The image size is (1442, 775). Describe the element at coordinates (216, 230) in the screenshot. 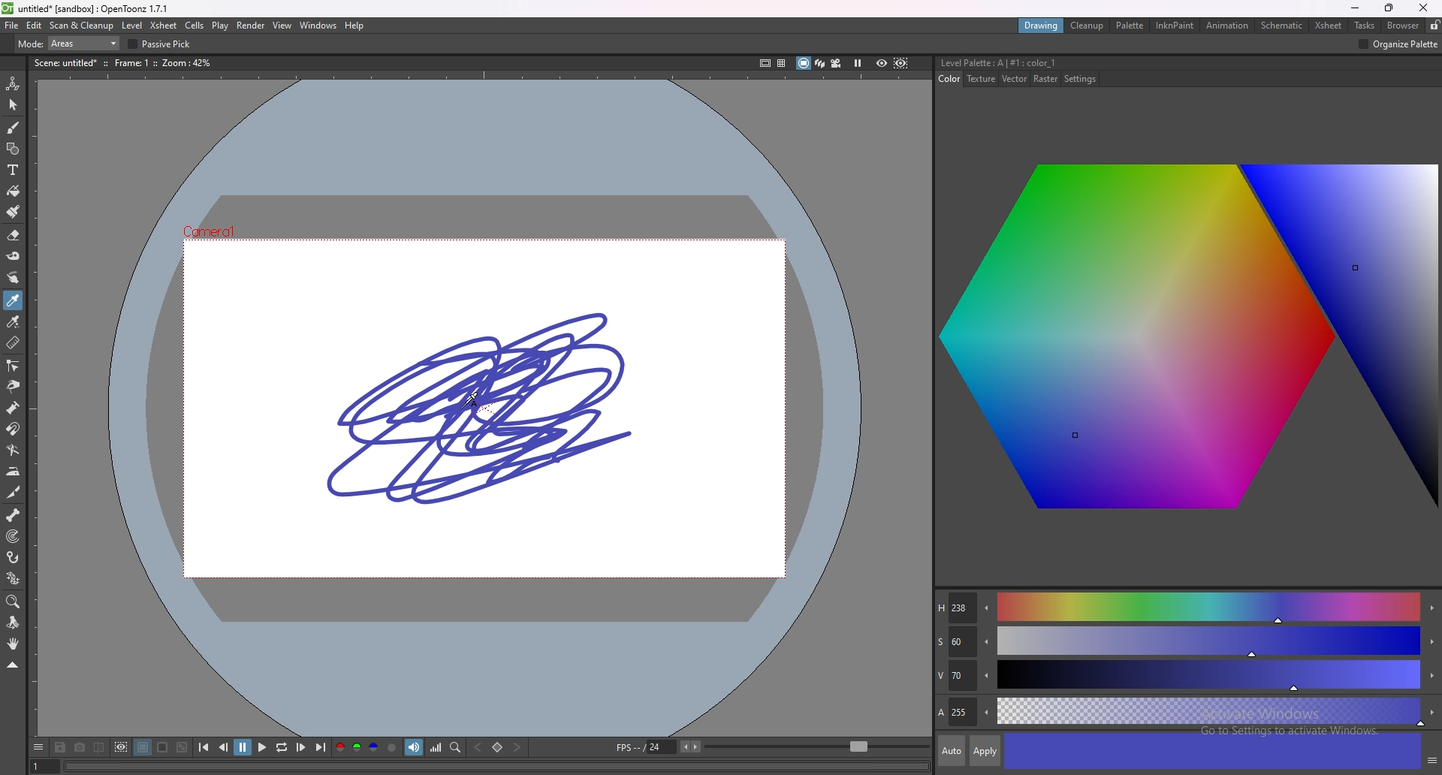

I see `camera1` at that location.